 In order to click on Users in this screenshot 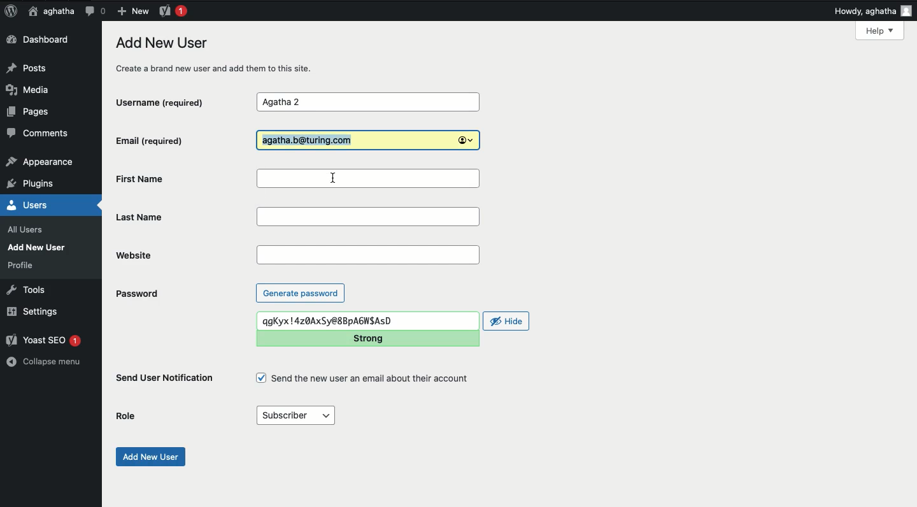, I will do `click(41, 205)`.